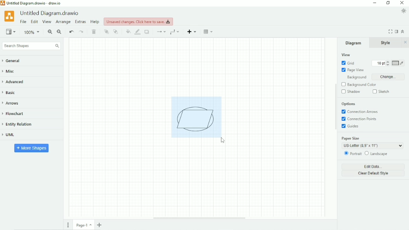  Describe the element at coordinates (224, 140) in the screenshot. I see `Cursor` at that location.